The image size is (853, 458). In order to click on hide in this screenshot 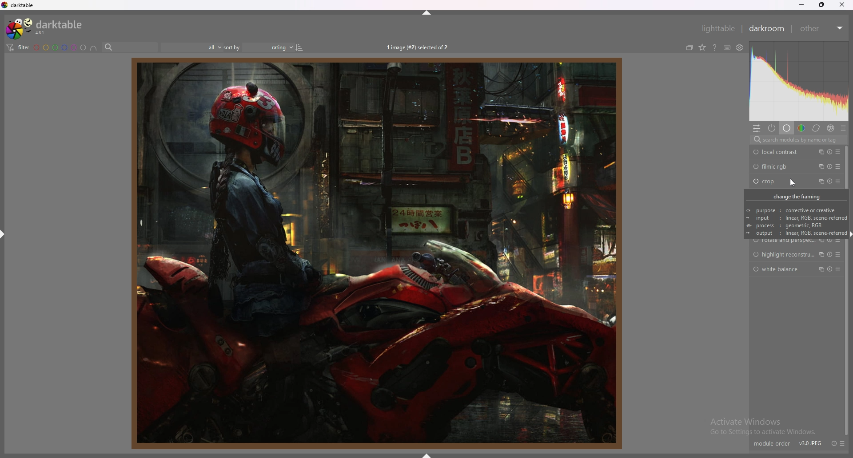, I will do `click(426, 454)`.